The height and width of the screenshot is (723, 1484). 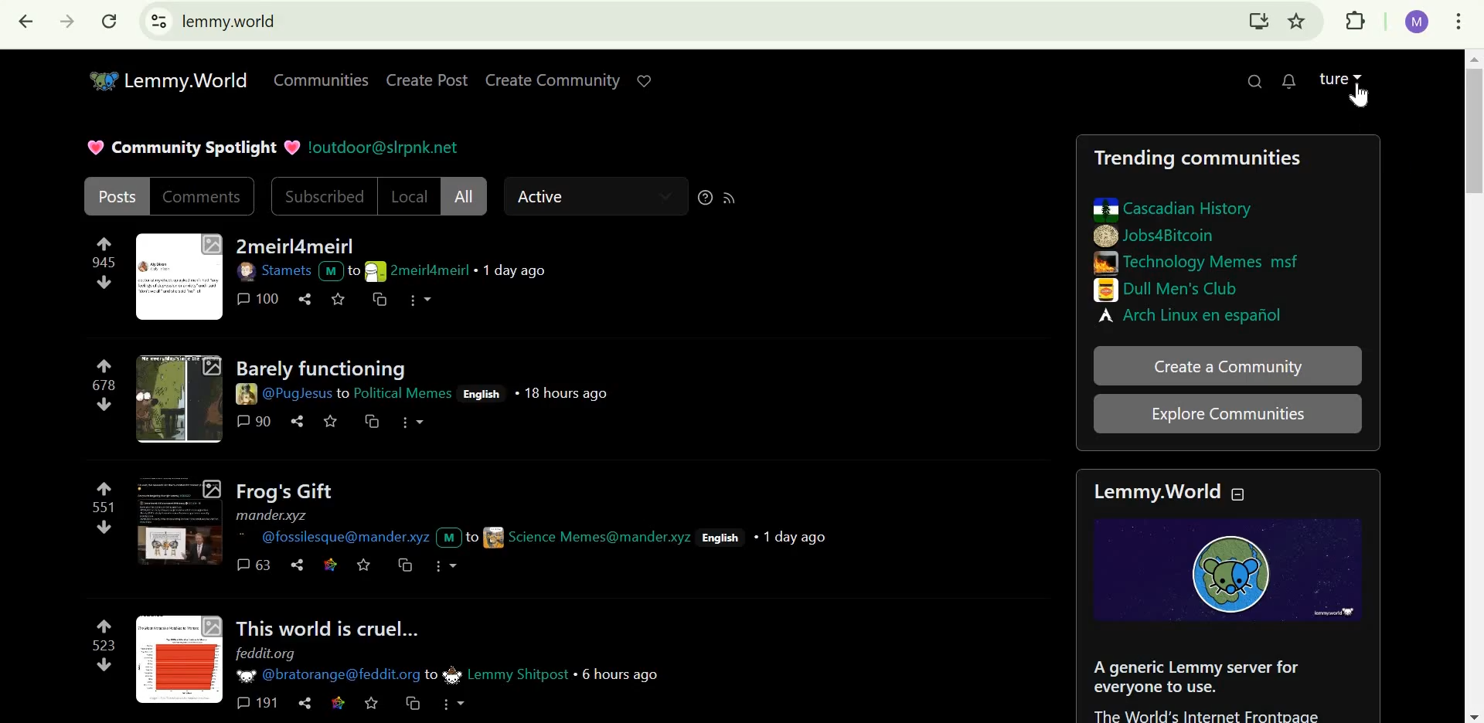 I want to click on downvote, so click(x=103, y=283).